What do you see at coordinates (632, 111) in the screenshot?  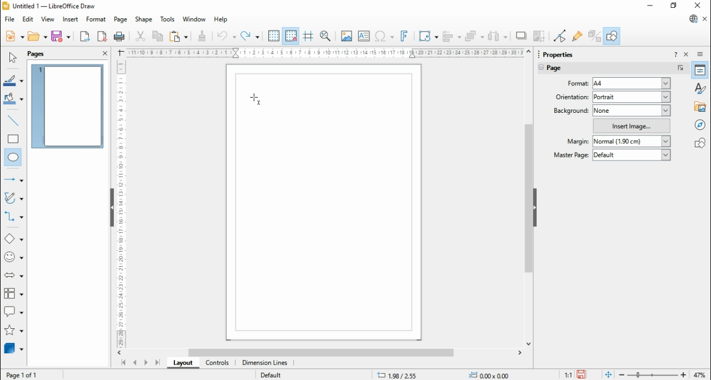 I see `none ` at bounding box center [632, 111].